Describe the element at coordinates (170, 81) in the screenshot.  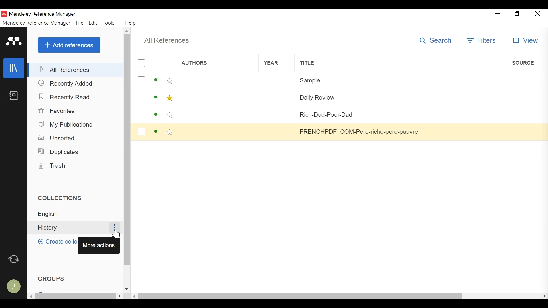
I see `Toggle favorites` at that location.